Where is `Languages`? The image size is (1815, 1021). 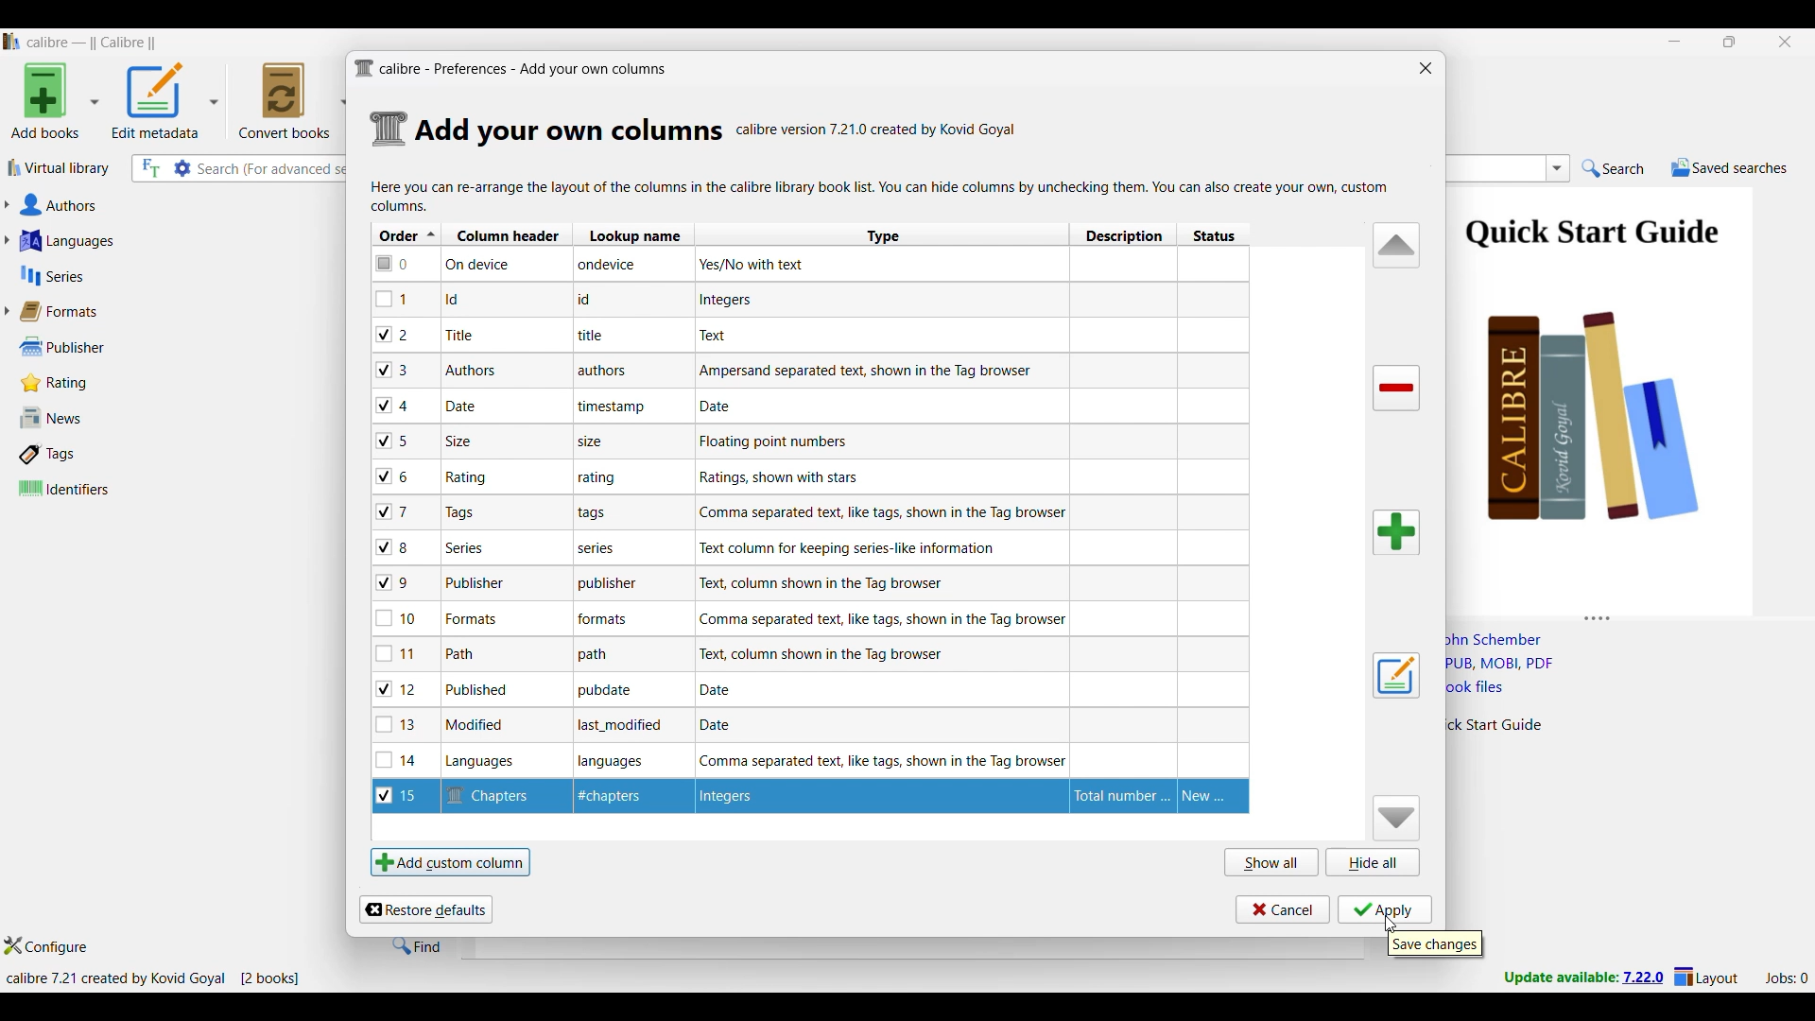 Languages is located at coordinates (144, 240).